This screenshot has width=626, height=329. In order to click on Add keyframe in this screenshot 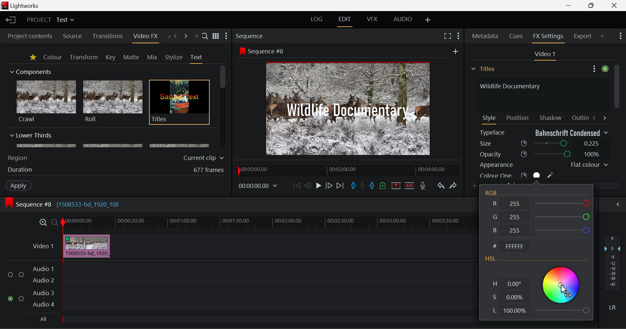, I will do `click(475, 186)`.